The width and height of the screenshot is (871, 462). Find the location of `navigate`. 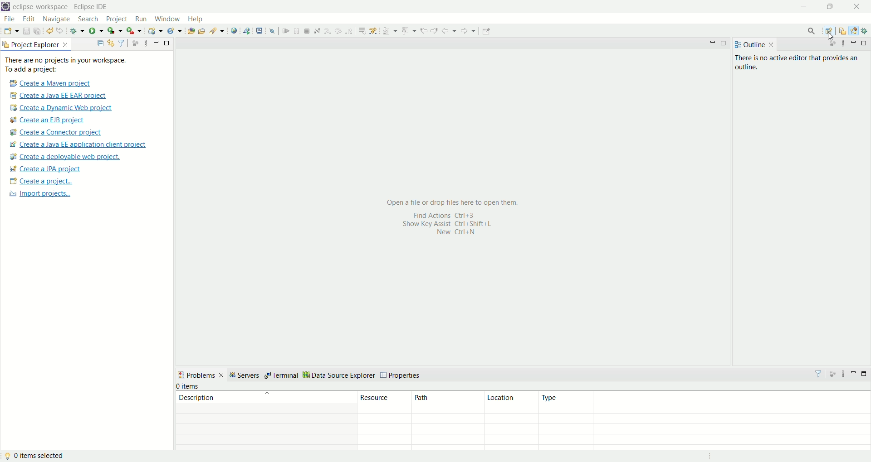

navigate is located at coordinates (58, 20).